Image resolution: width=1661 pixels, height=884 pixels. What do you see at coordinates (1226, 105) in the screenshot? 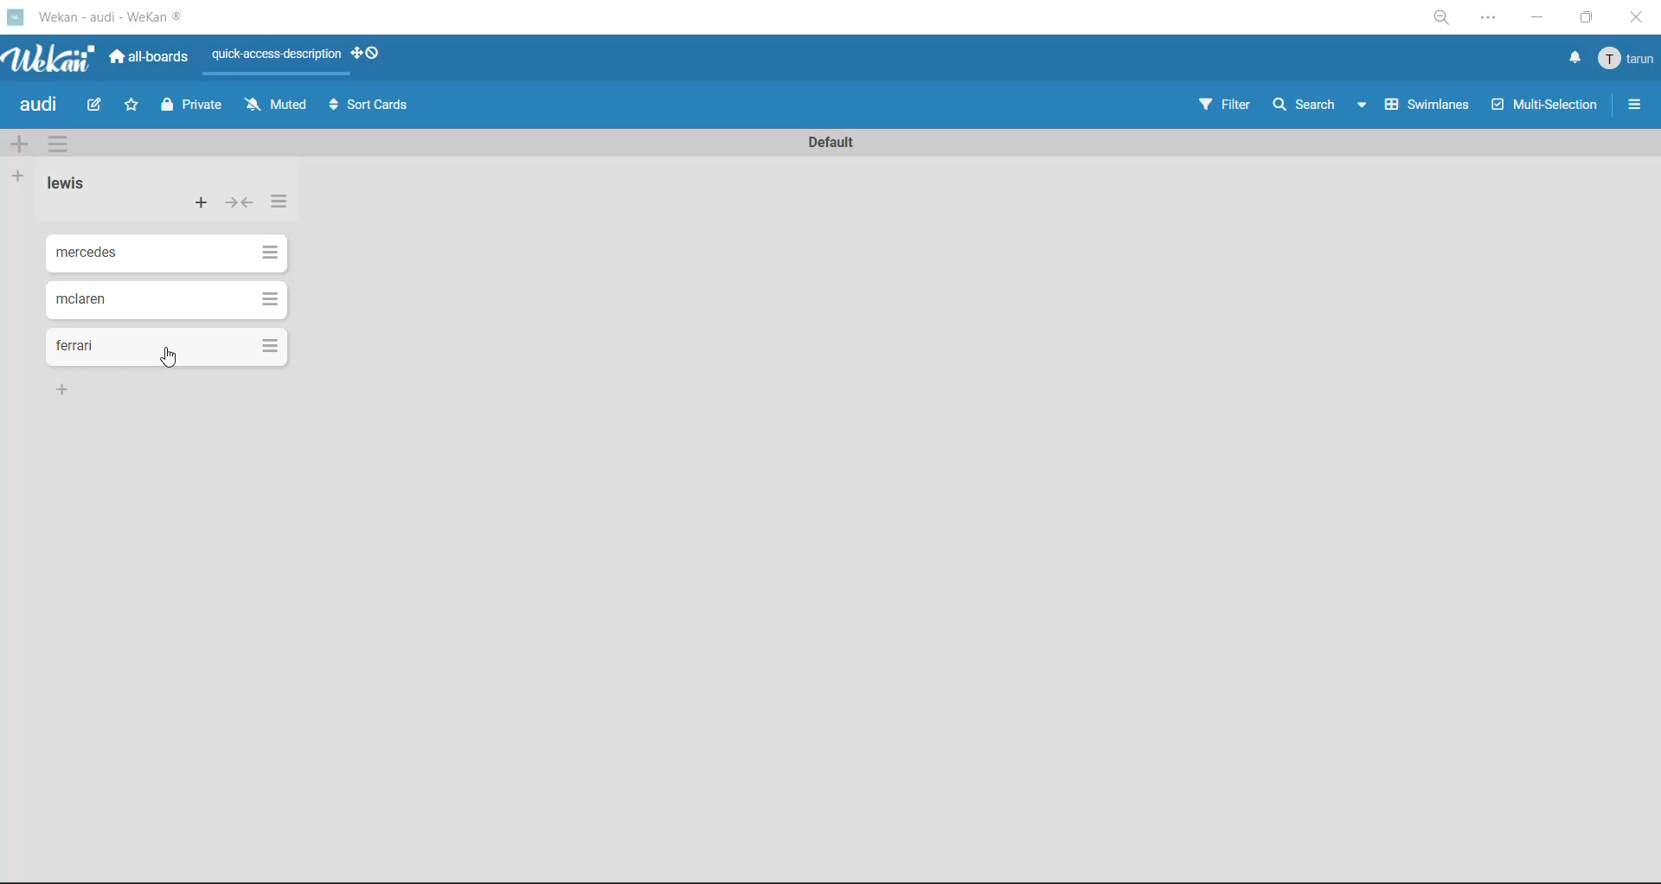
I see `filter` at bounding box center [1226, 105].